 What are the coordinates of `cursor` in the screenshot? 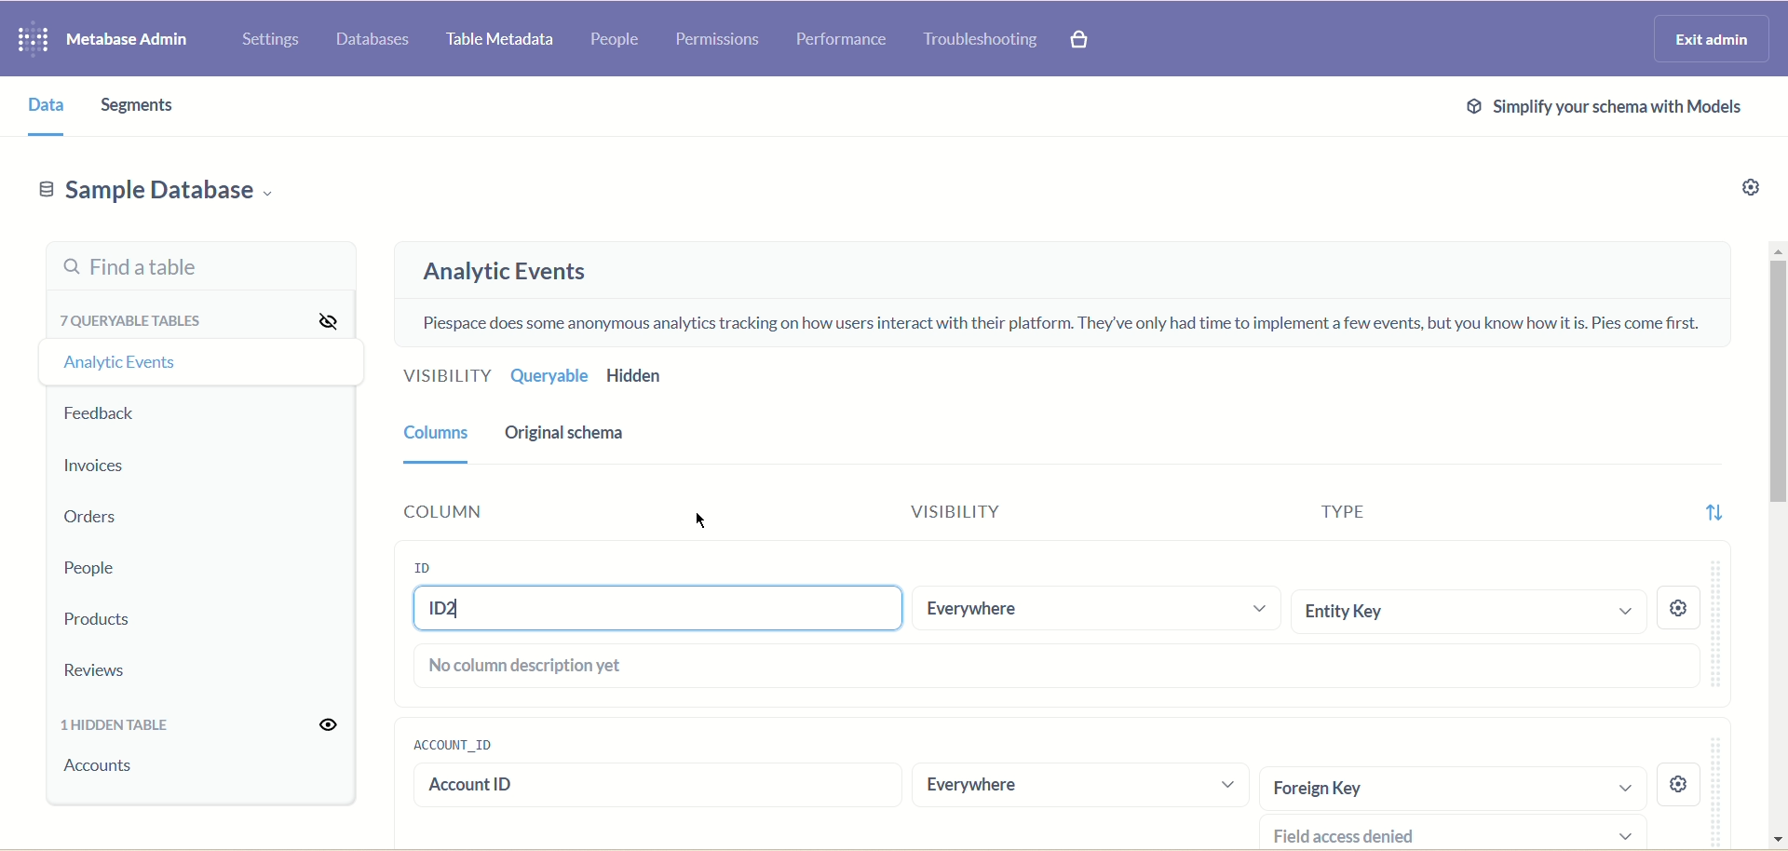 It's located at (703, 523).